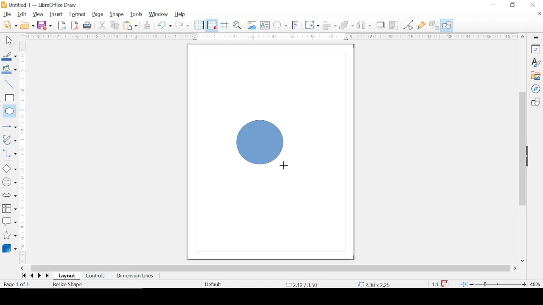  What do you see at coordinates (63, 25) in the screenshot?
I see `export` at bounding box center [63, 25].